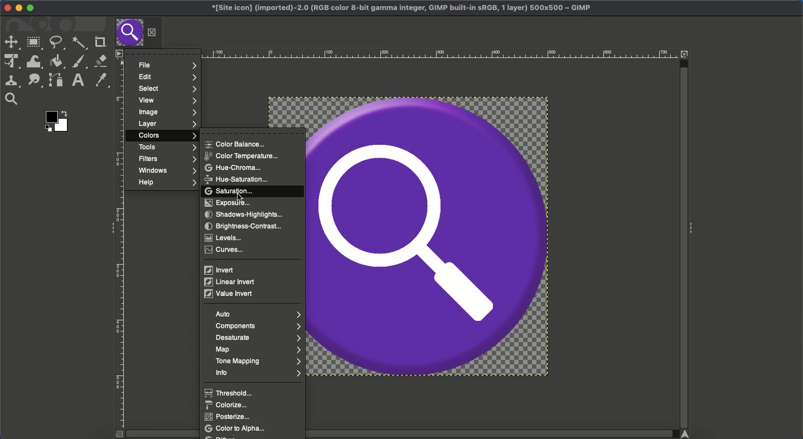 This screenshot has width=803, height=439. I want to click on Exposure, so click(229, 203).